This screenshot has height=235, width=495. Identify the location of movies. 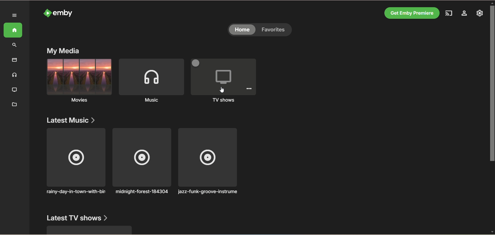
(14, 60).